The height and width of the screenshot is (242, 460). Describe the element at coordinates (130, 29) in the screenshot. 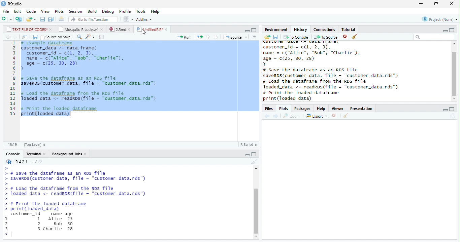

I see `close` at that location.